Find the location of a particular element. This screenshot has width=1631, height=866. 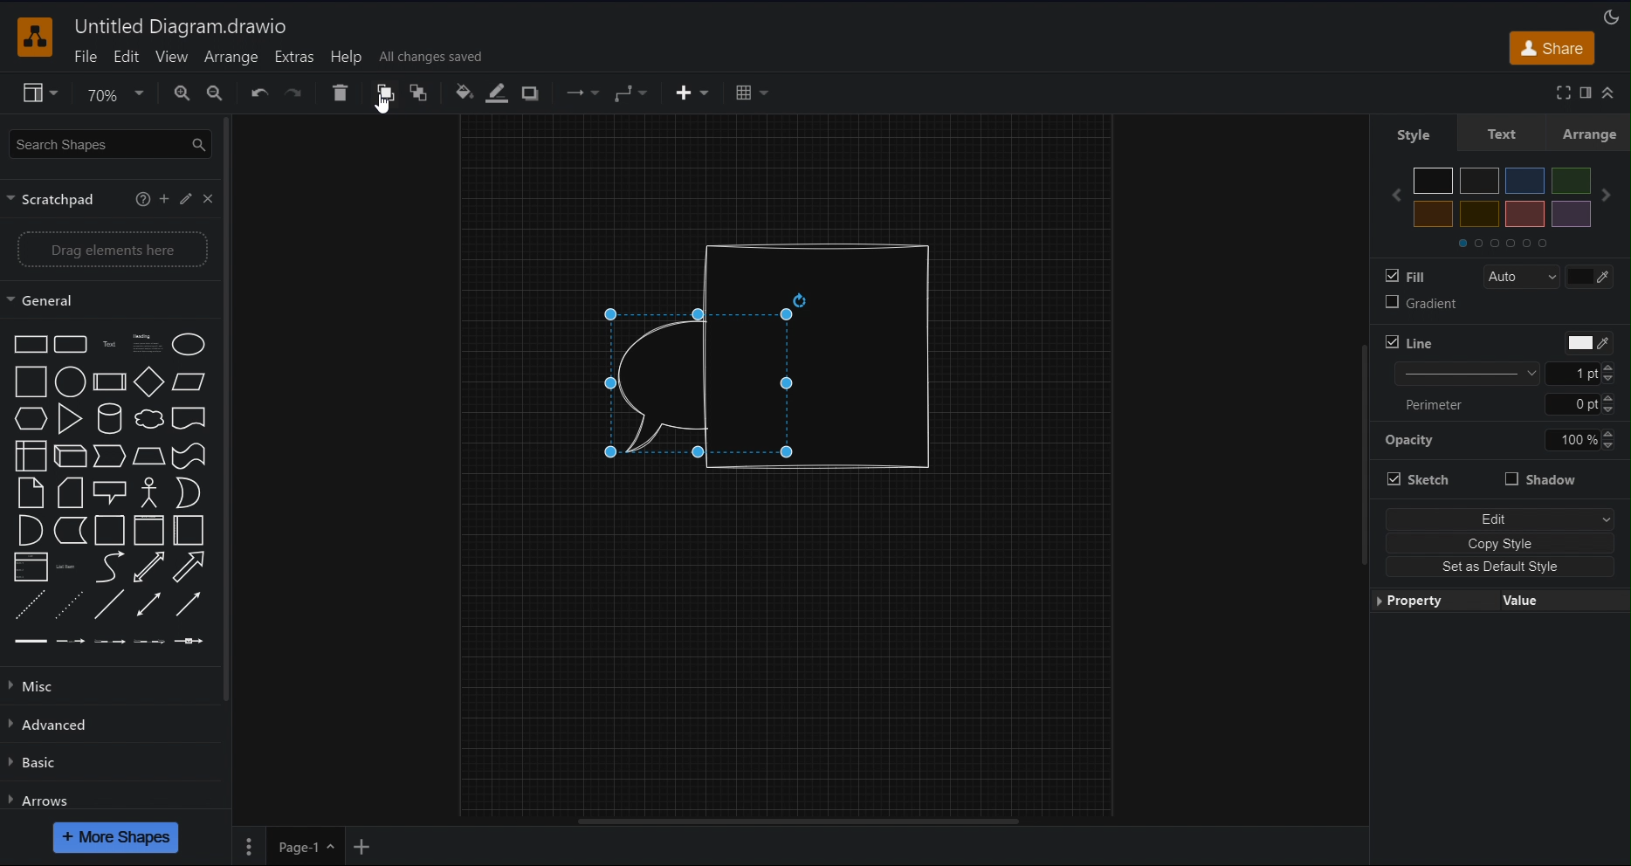

And is located at coordinates (31, 530).